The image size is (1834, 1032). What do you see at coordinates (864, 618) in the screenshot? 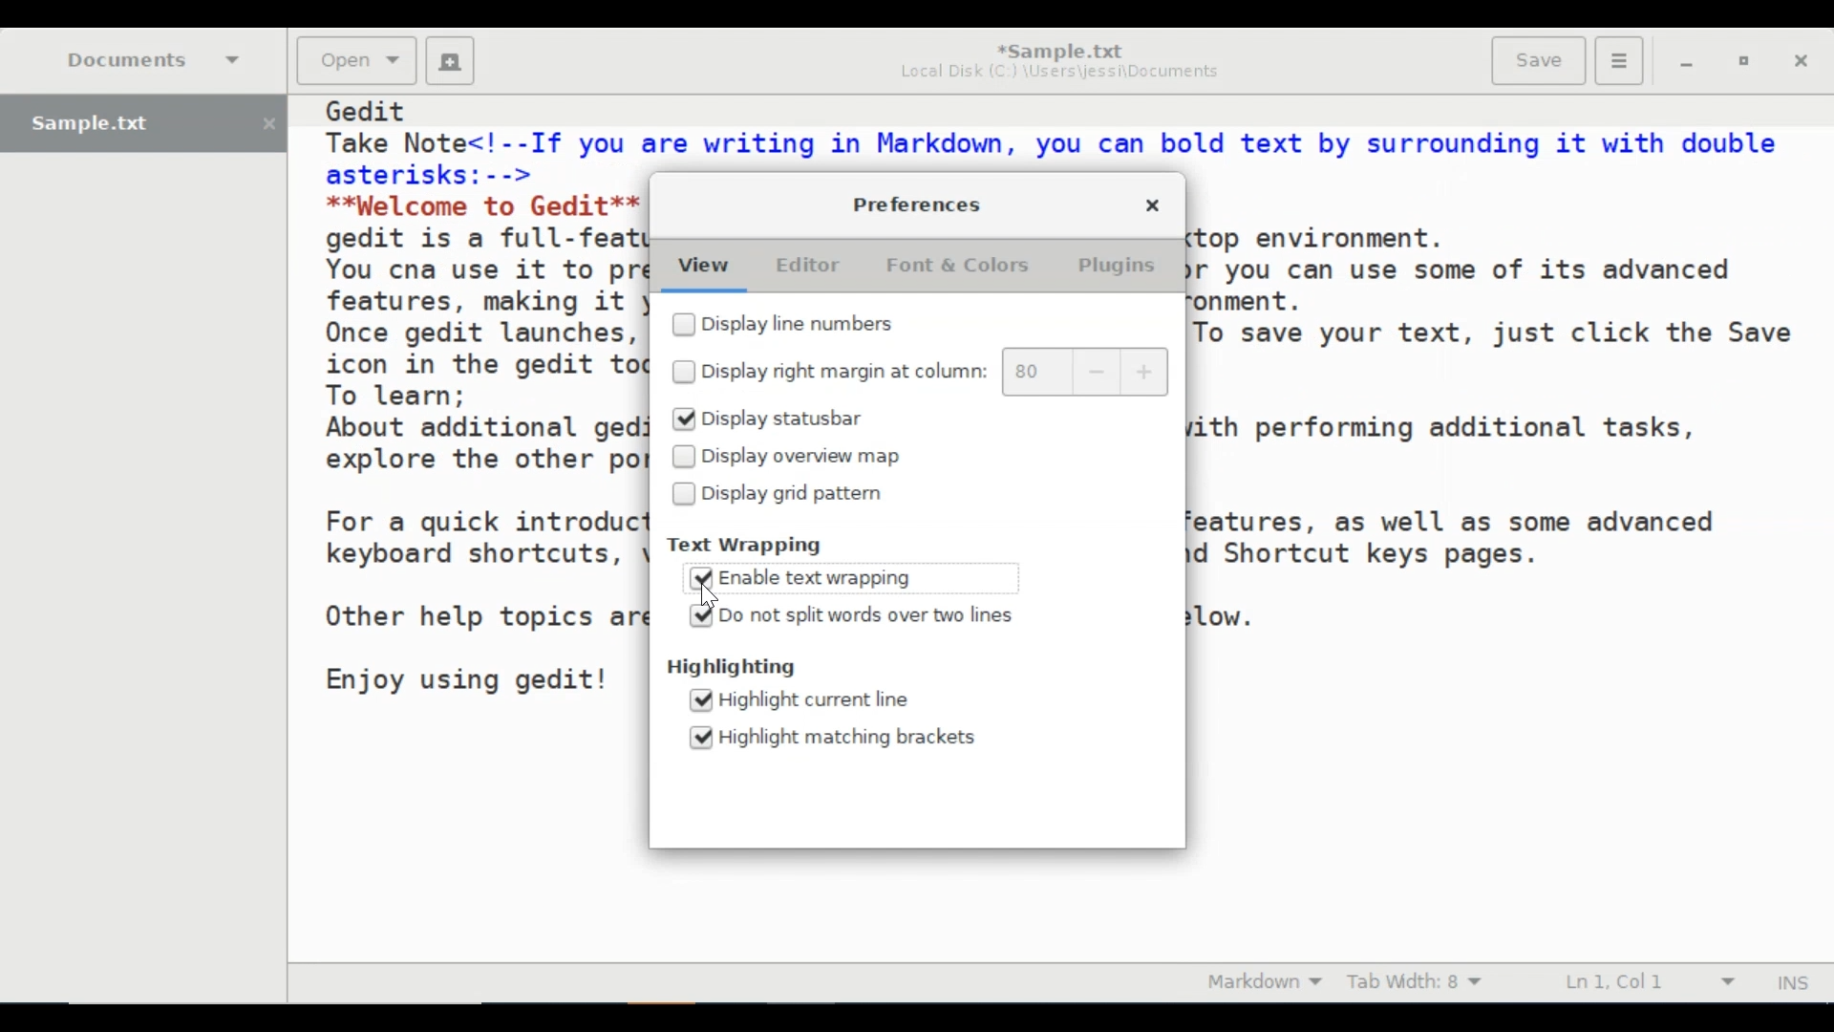
I see `(un)select Do not split words over two lines` at bounding box center [864, 618].